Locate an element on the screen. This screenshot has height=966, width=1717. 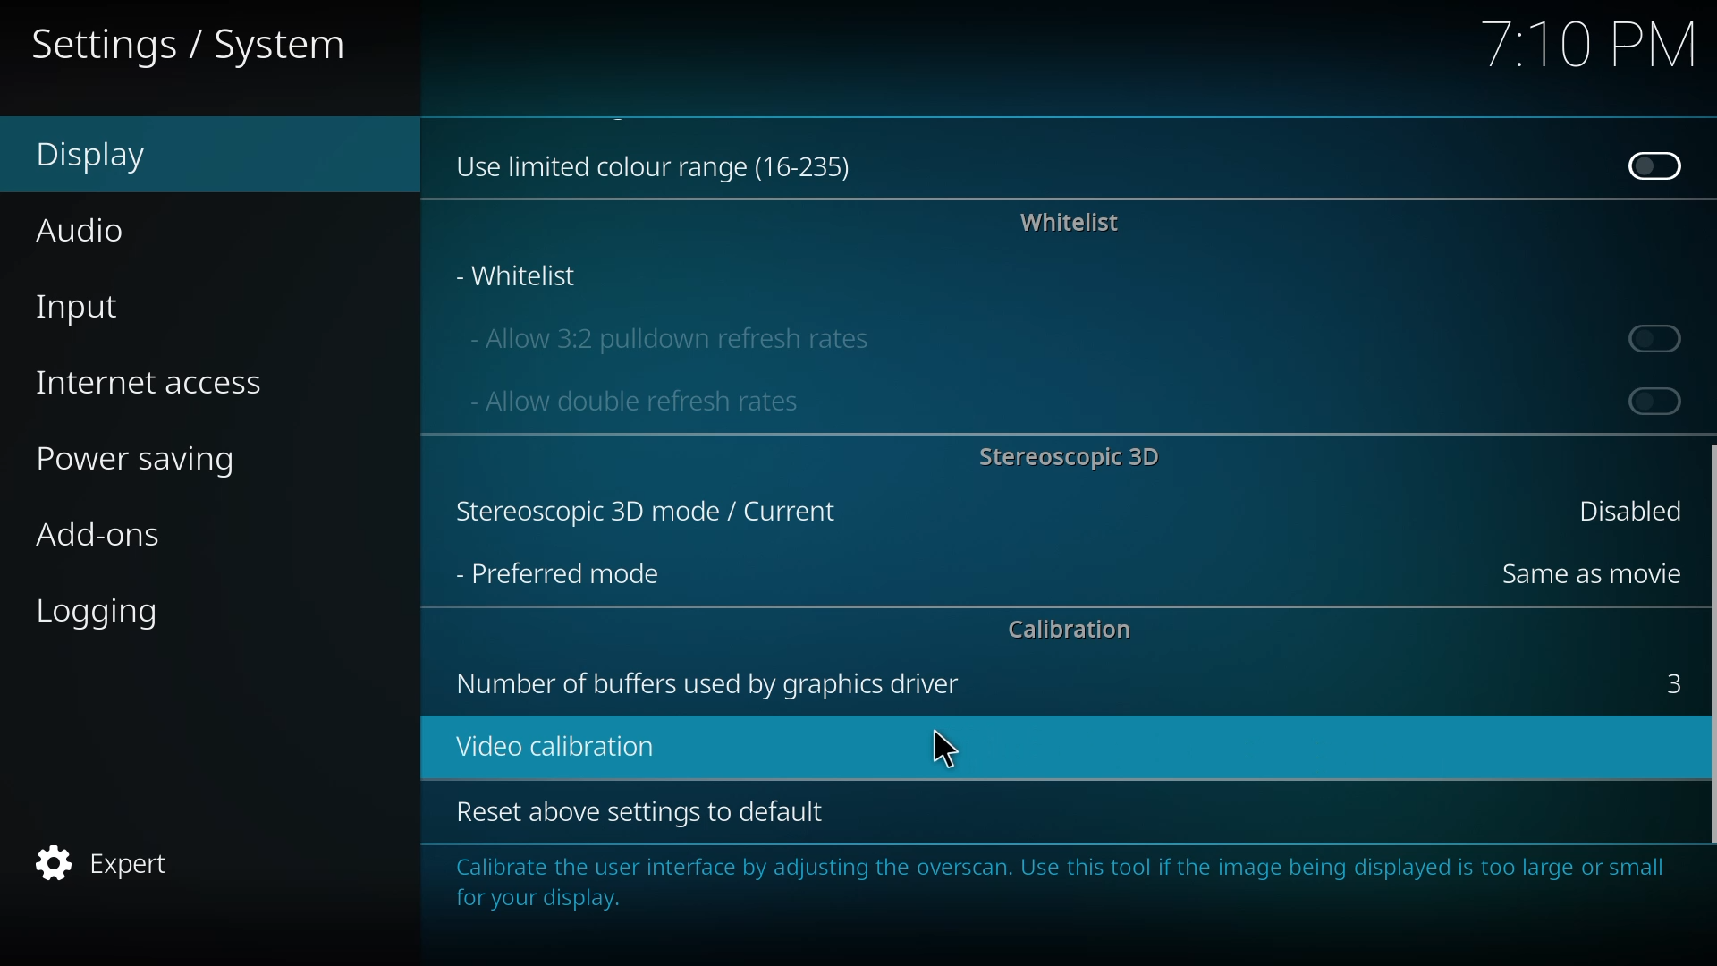
time is located at coordinates (1586, 46).